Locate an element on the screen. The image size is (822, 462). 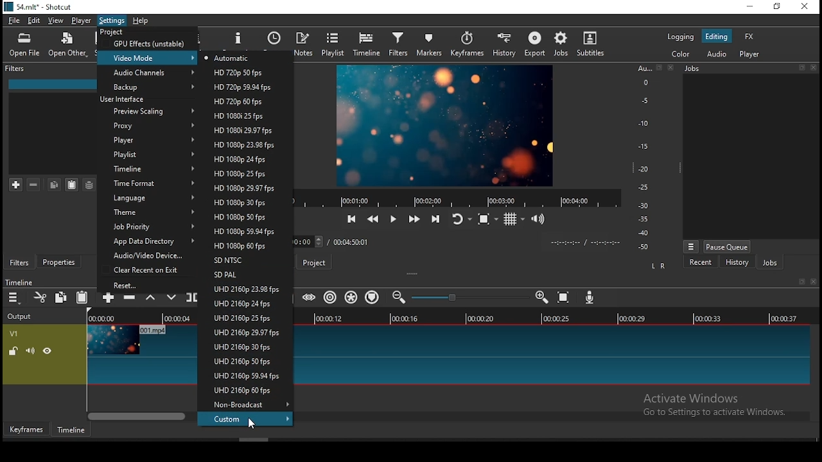
scrub while dragging is located at coordinates (310, 298).